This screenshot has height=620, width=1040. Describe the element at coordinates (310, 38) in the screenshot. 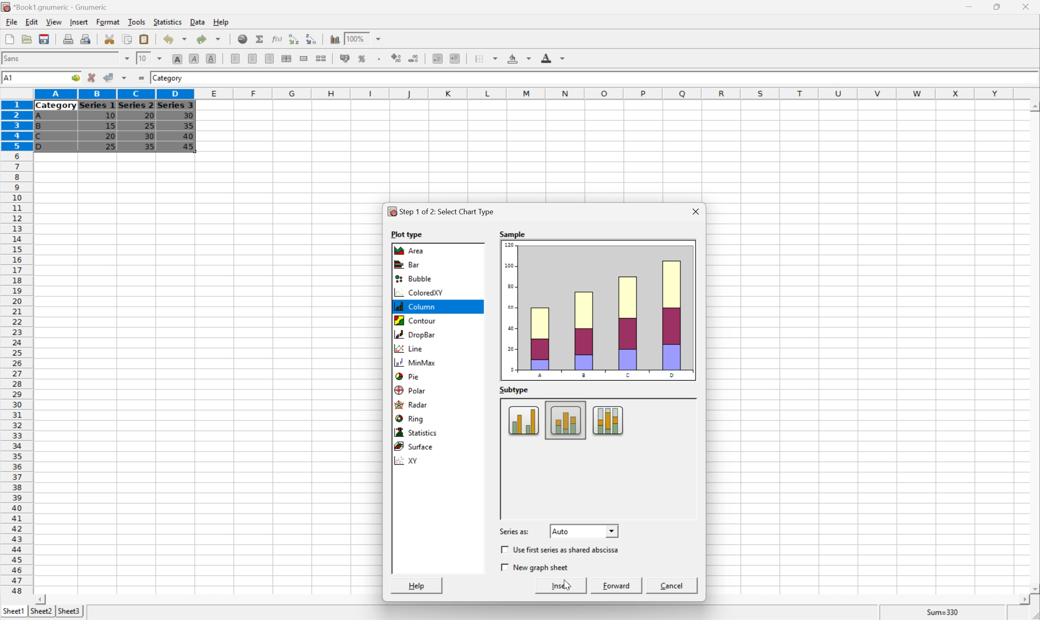

I see `Sort the selected region in descending order based on the first column selected` at that location.